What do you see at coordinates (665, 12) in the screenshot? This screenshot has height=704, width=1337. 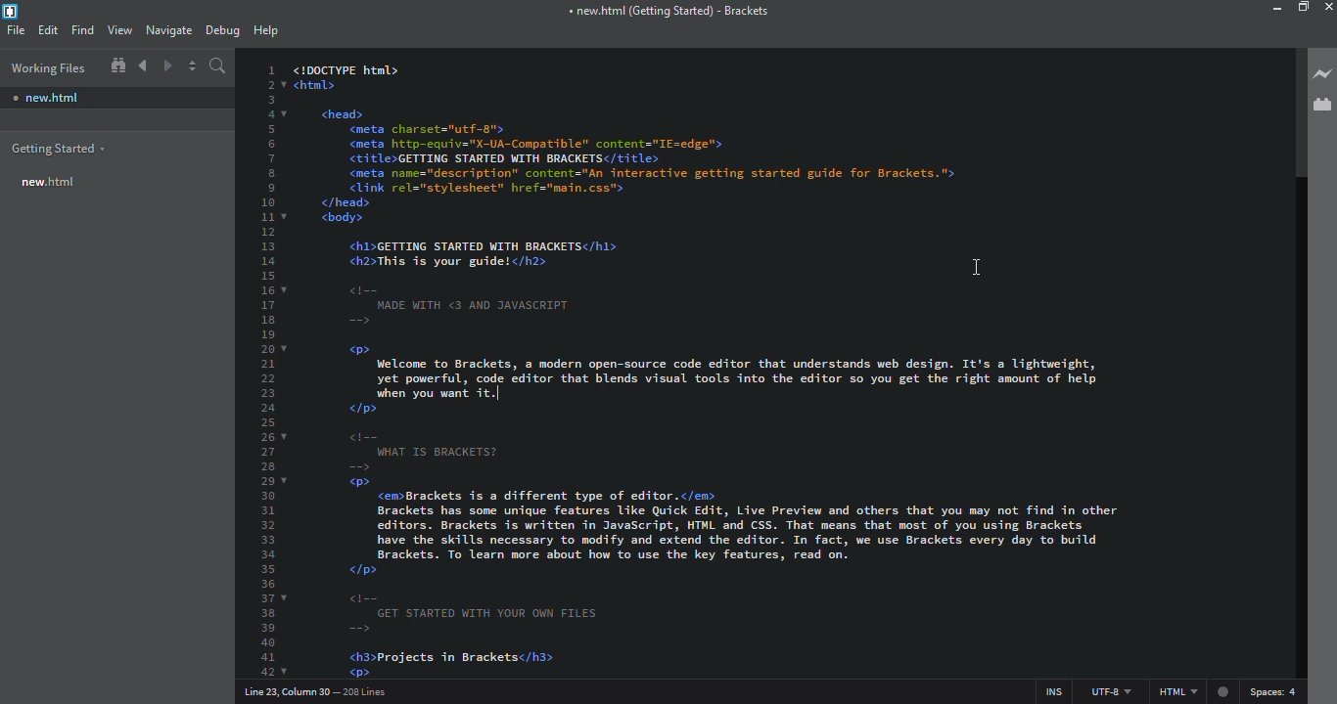 I see `brackets` at bounding box center [665, 12].